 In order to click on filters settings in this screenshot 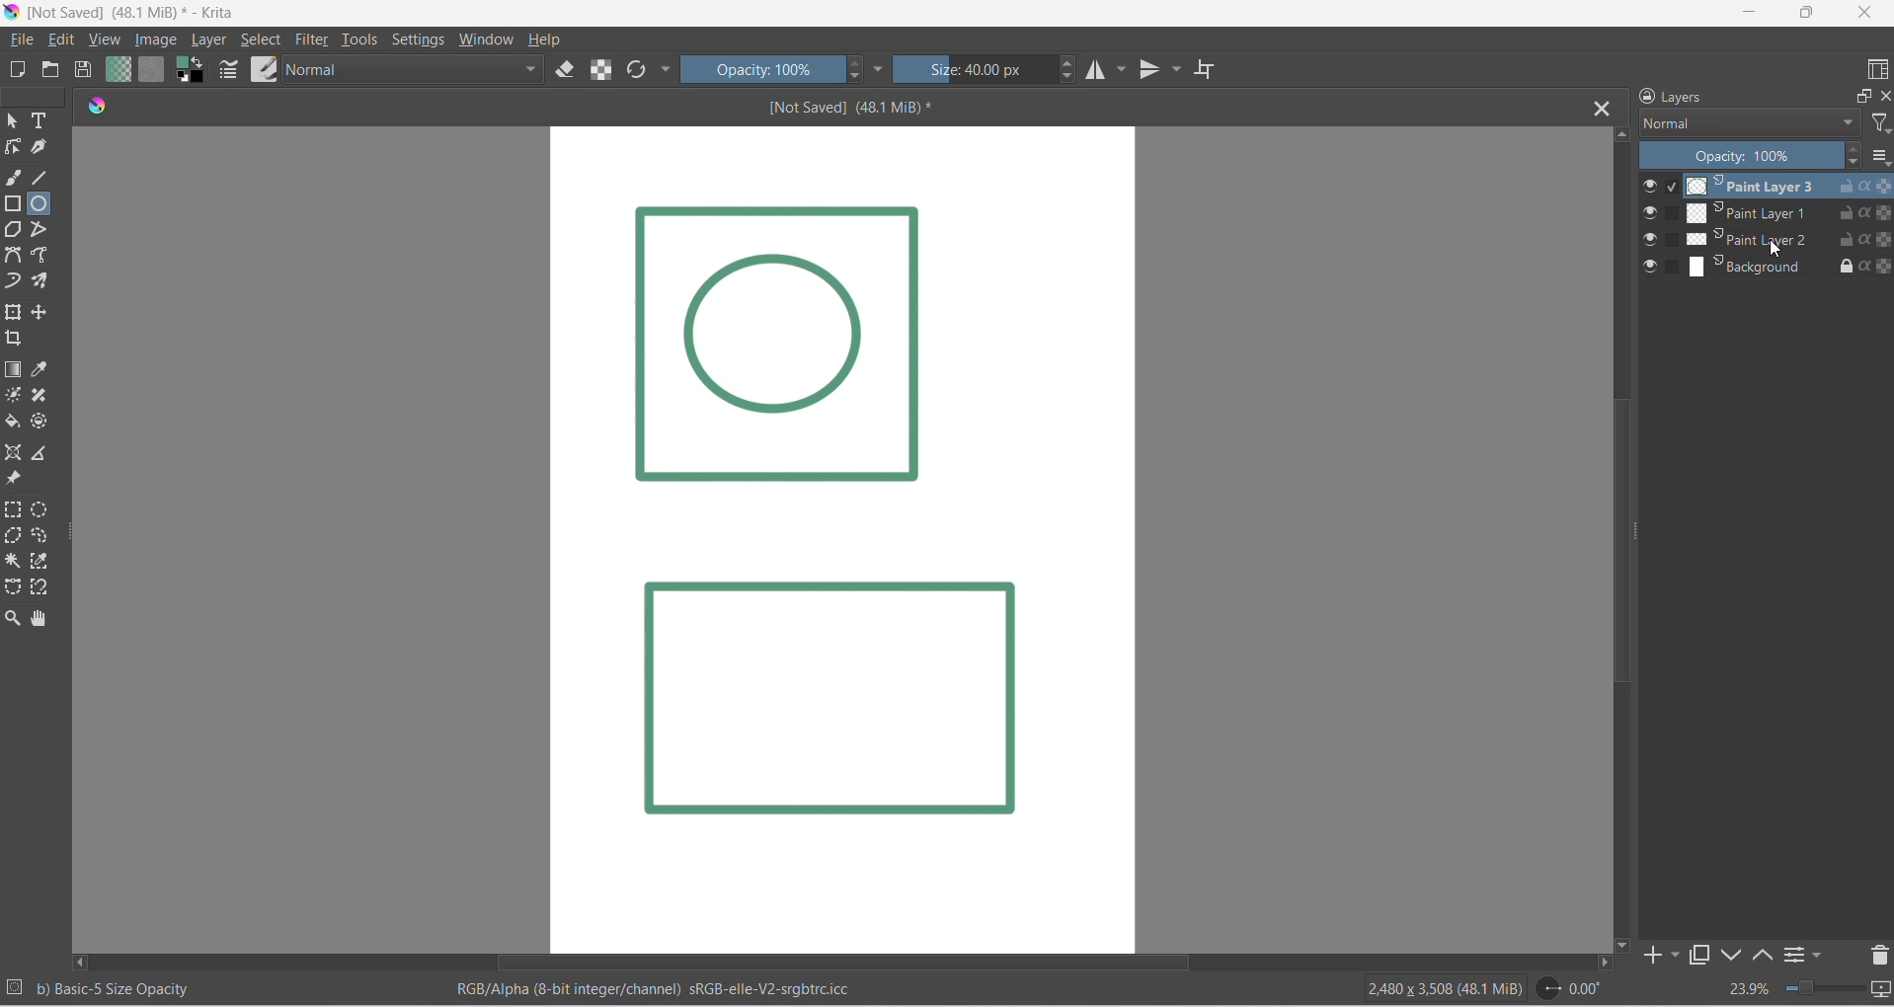, I will do `click(1823, 953)`.